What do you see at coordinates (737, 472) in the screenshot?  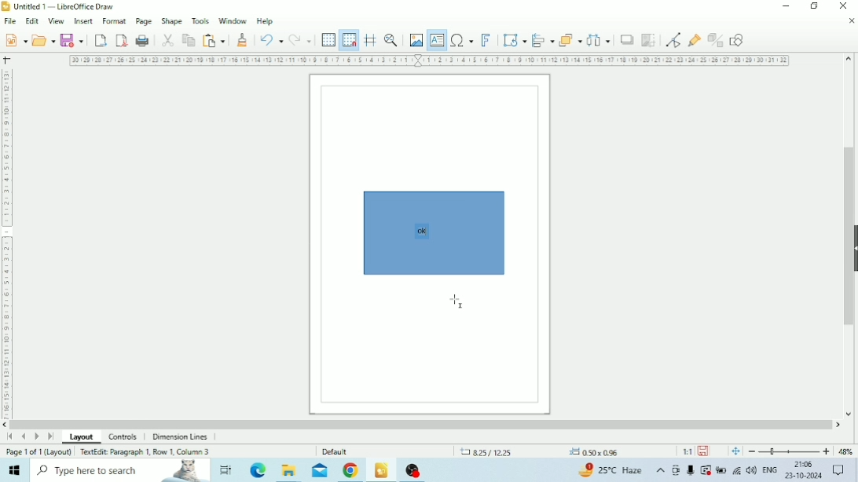 I see `Internet` at bounding box center [737, 472].